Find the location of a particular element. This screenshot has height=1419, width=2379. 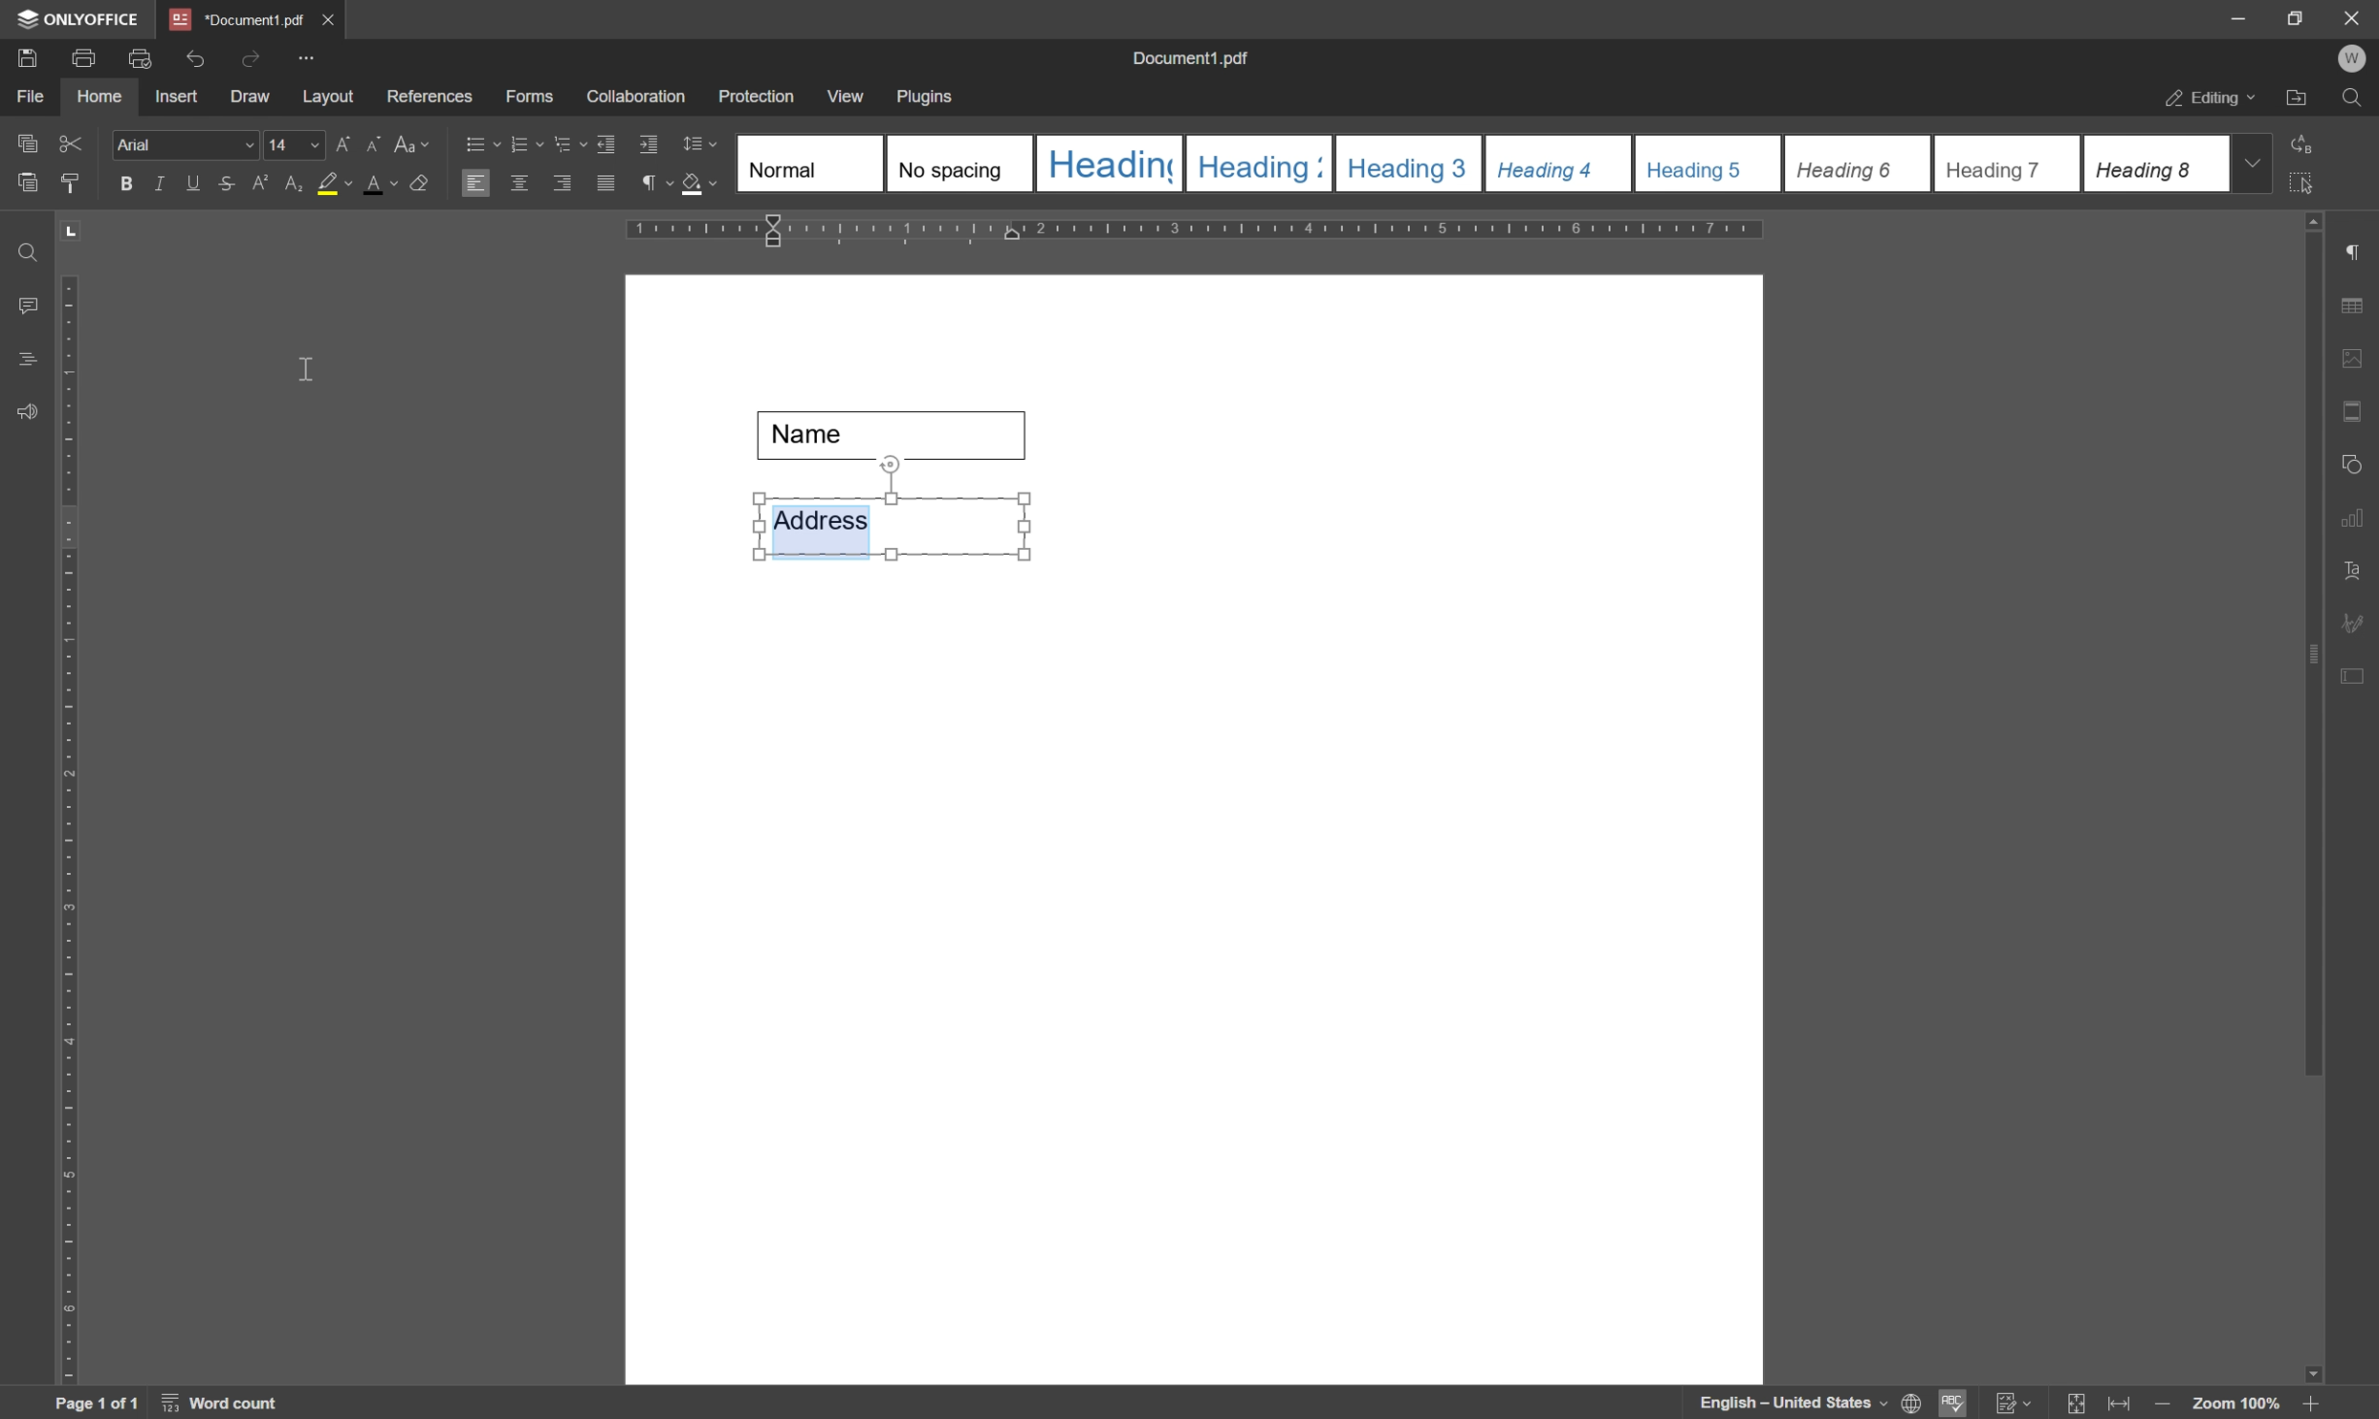

select all is located at coordinates (2311, 183).